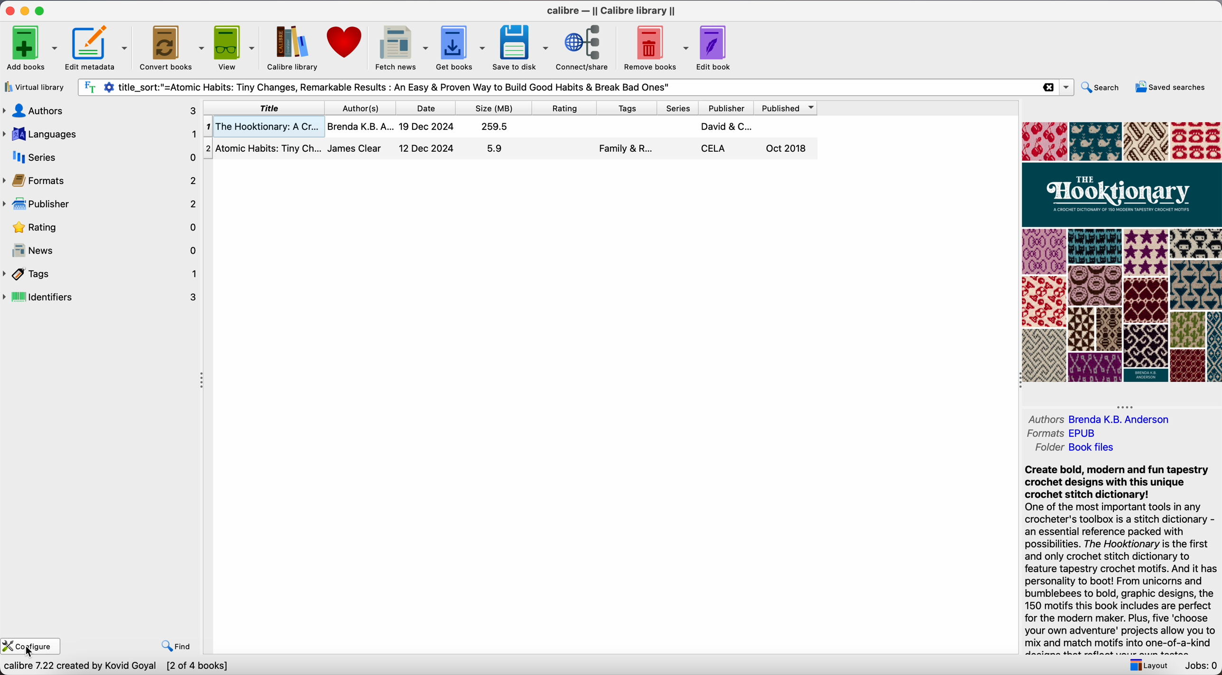 Image resolution: width=1222 pixels, height=675 pixels. What do you see at coordinates (462, 47) in the screenshot?
I see `get books` at bounding box center [462, 47].